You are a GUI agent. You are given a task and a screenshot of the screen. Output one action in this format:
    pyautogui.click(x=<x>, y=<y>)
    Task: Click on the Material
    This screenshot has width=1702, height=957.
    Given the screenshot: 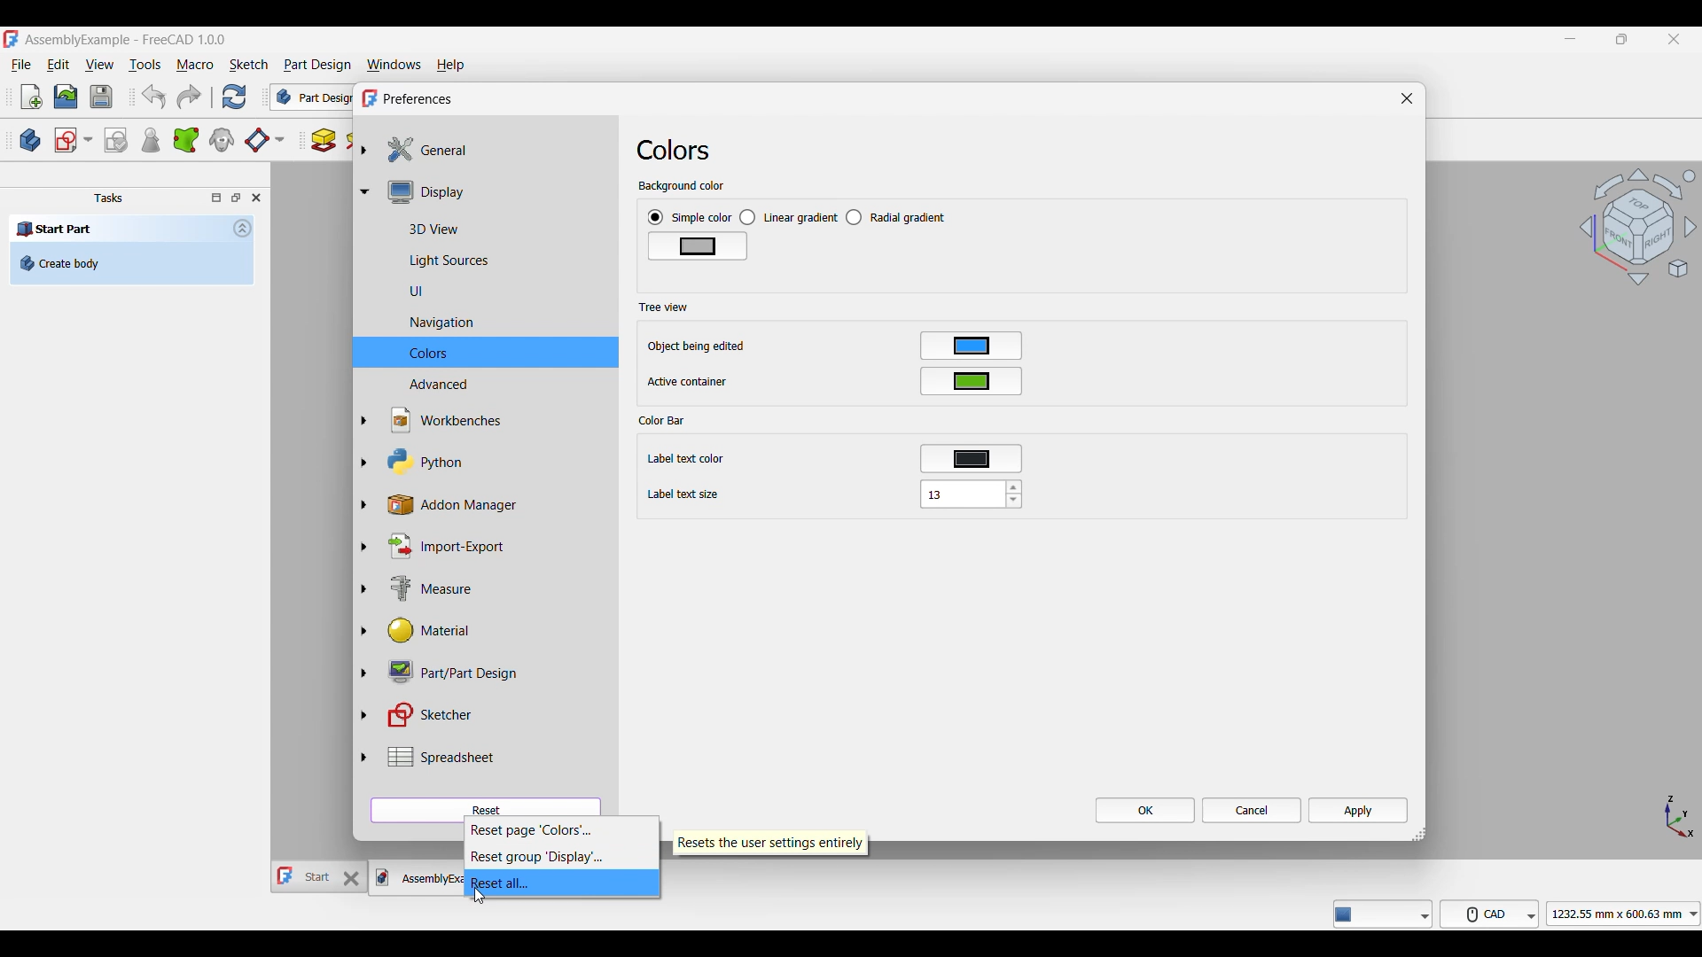 What is the action you would take?
    pyautogui.click(x=414, y=632)
    